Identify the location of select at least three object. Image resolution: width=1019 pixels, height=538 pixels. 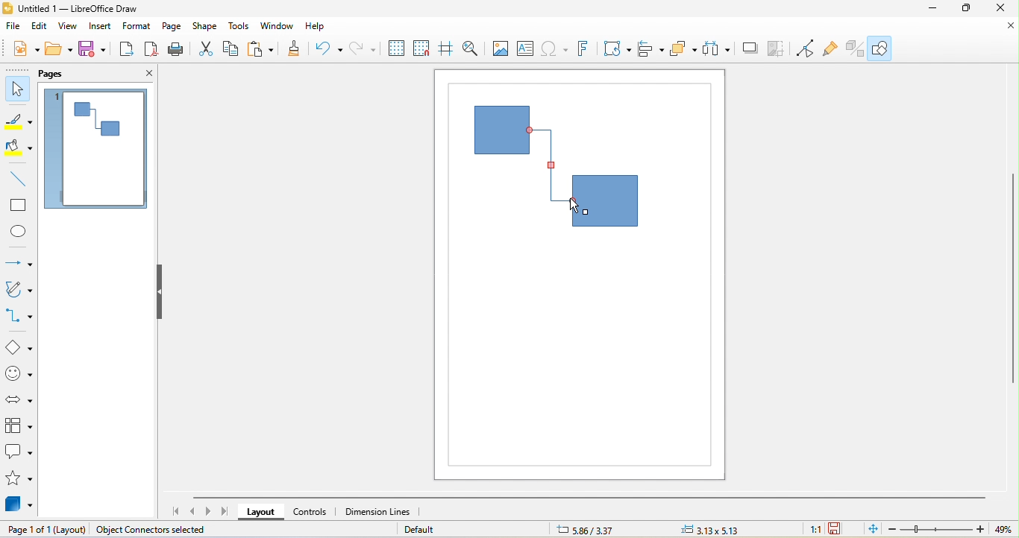
(718, 50).